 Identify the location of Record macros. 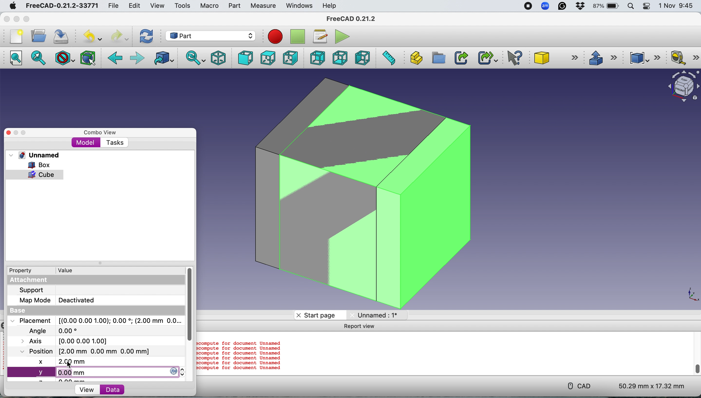
(277, 37).